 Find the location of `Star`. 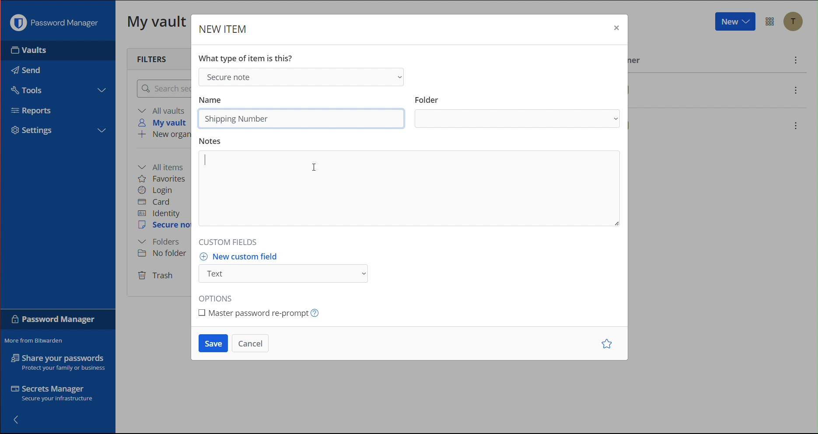

Star is located at coordinates (605, 343).